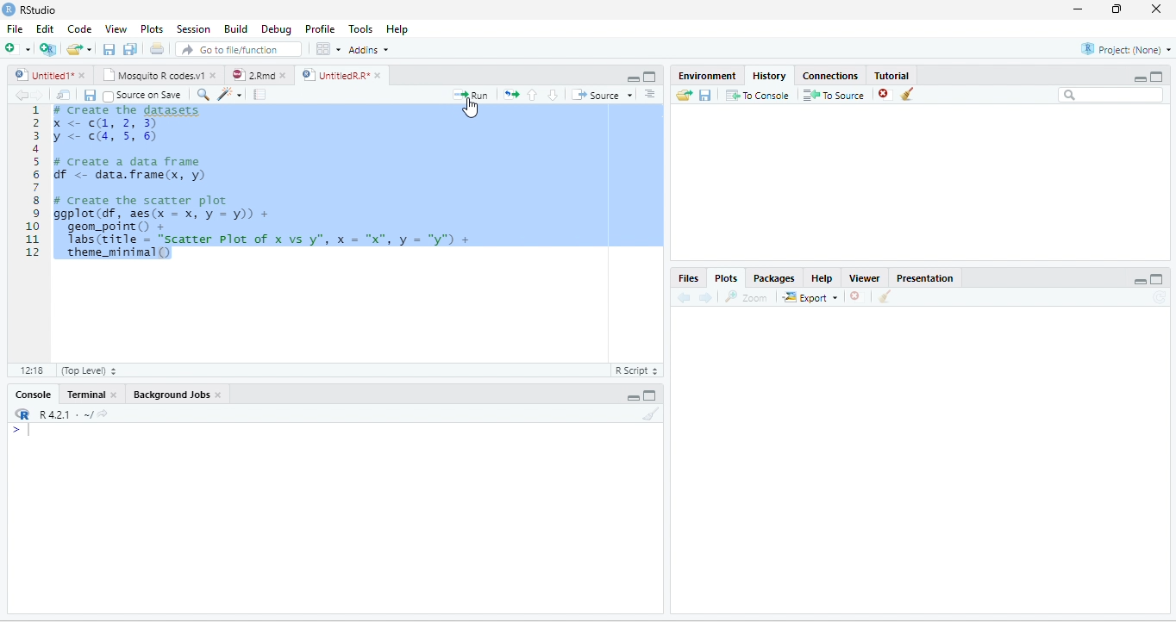 This screenshot has width=1176, height=622. I want to click on Minimize, so click(1140, 281).